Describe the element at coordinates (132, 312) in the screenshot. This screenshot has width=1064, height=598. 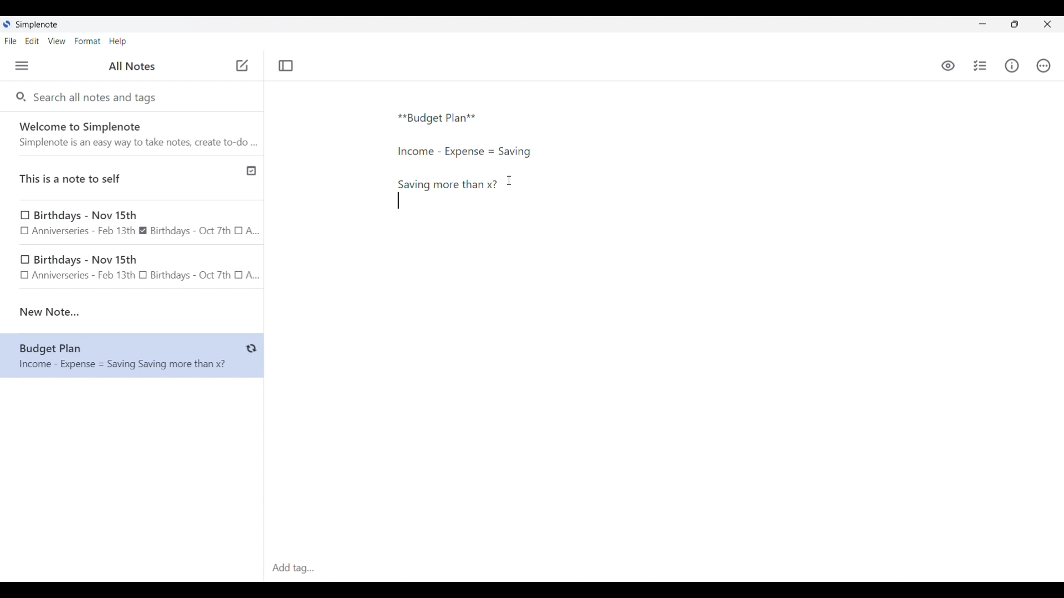
I see `new note` at that location.